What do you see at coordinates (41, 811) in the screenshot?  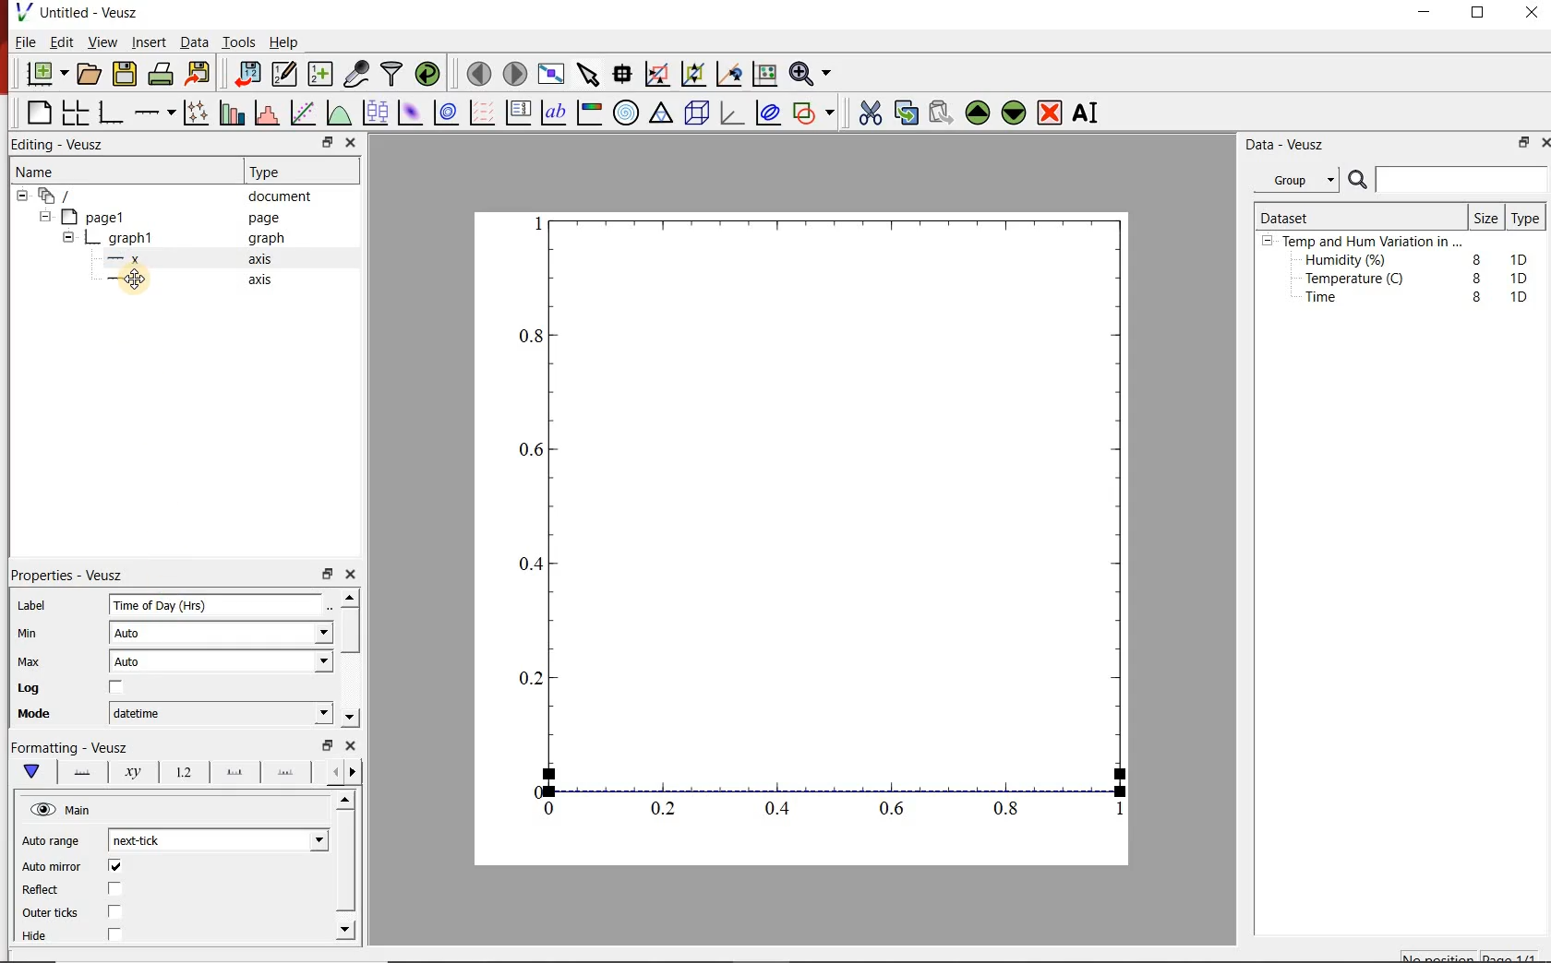 I see `visible (click to hide, set Hide to true)` at bounding box center [41, 811].